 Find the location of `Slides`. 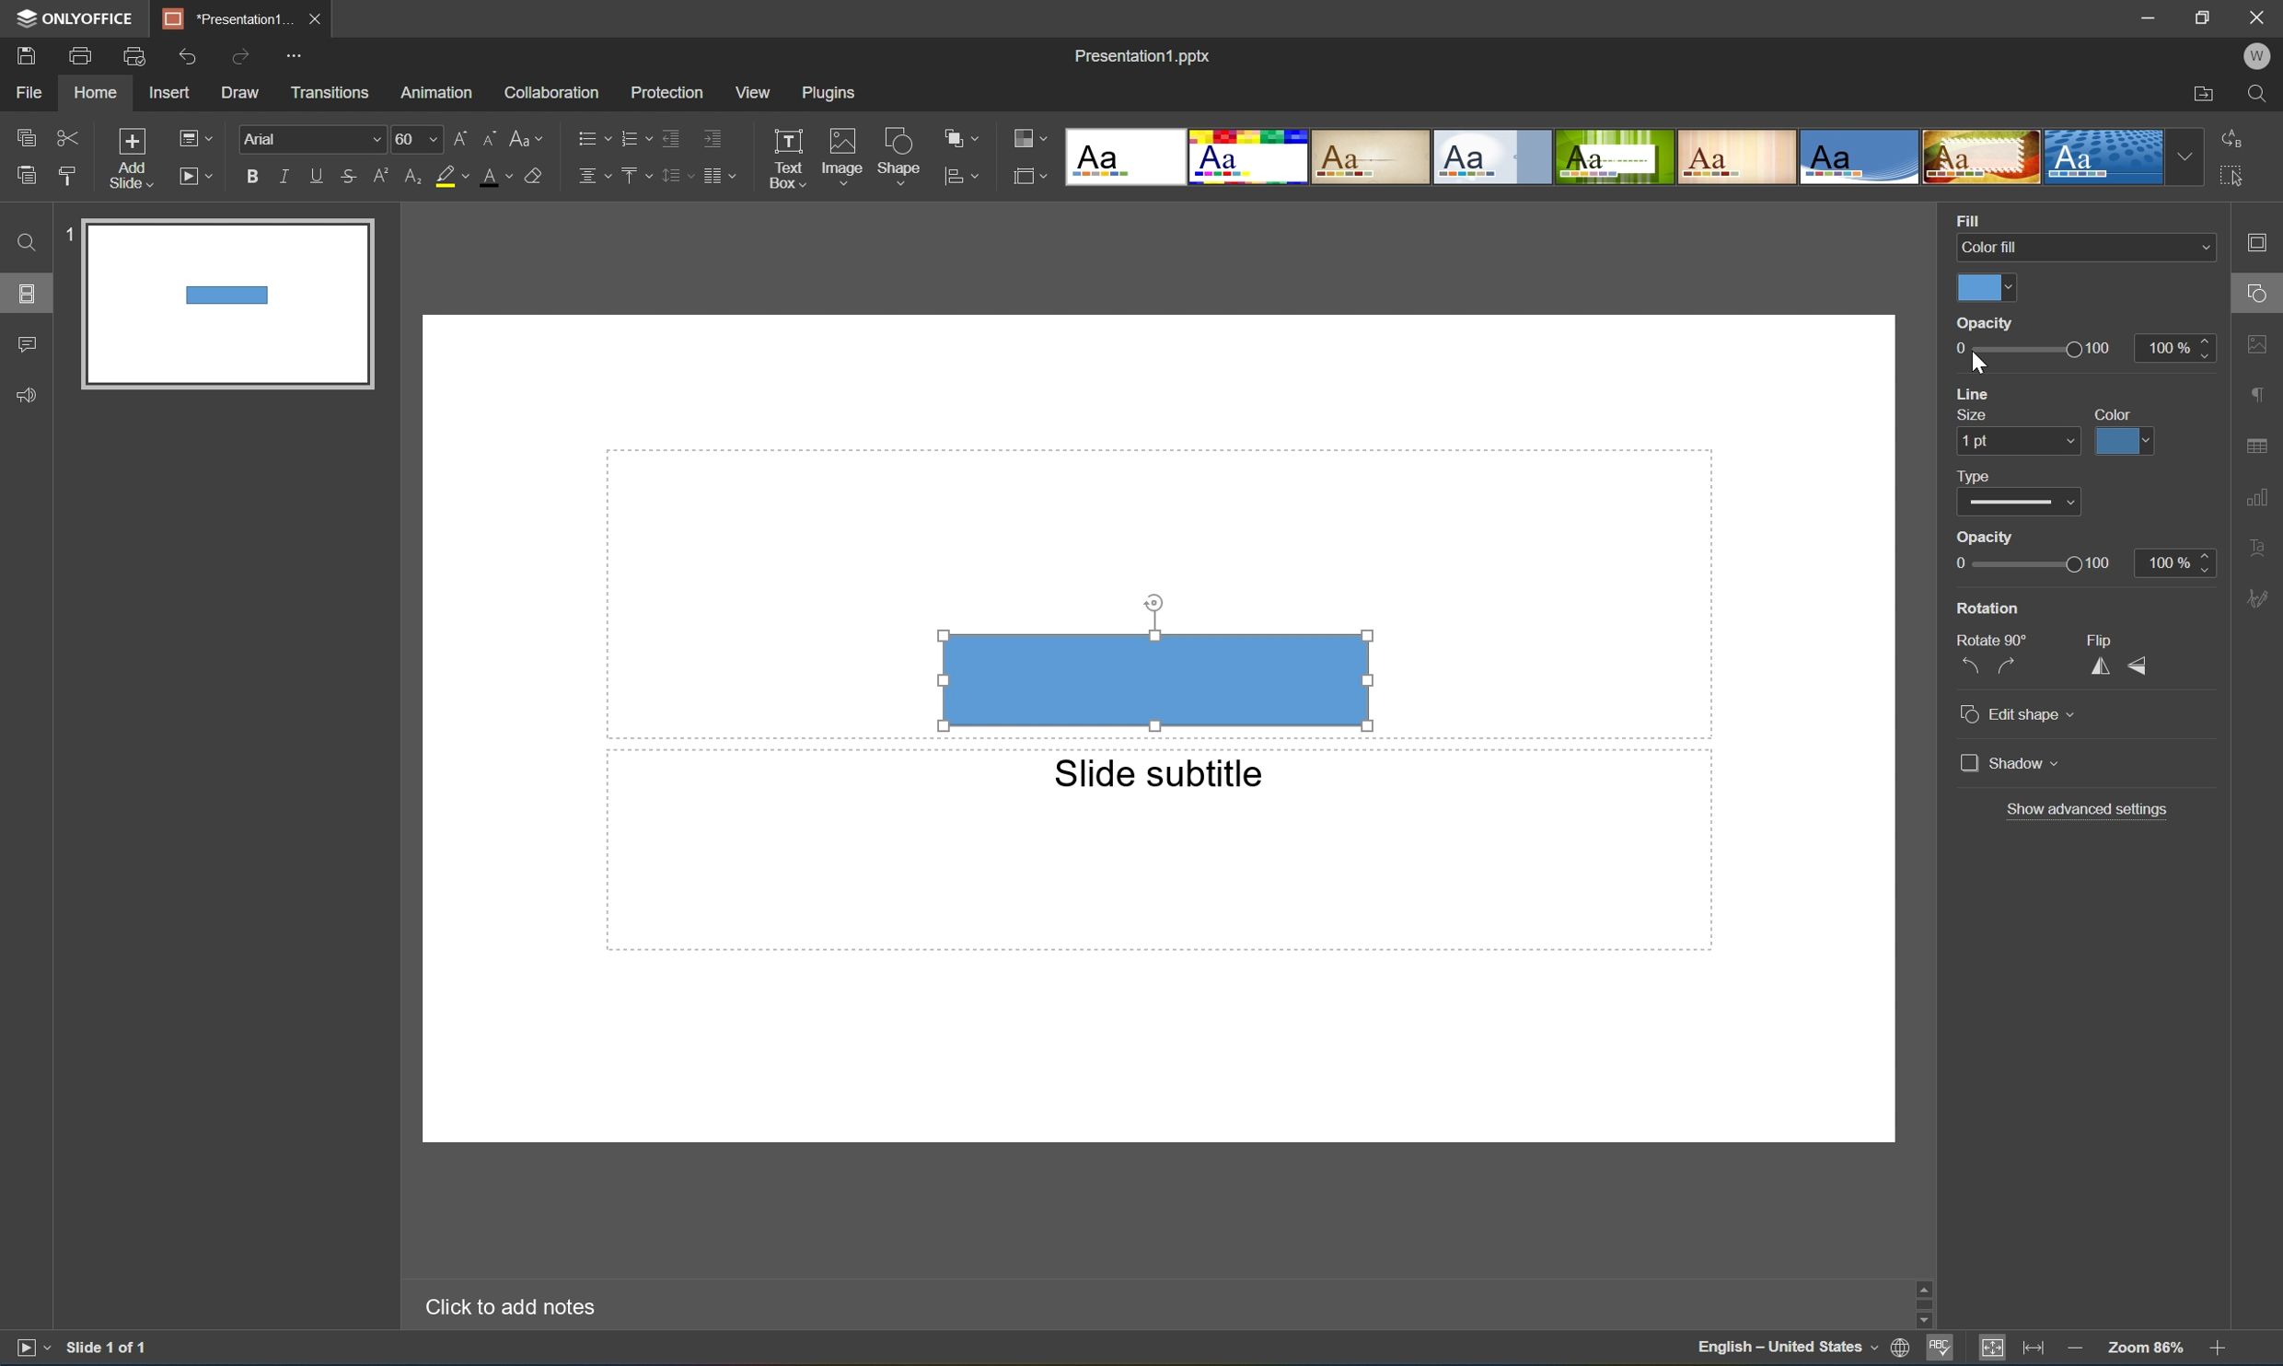

Slides is located at coordinates (26, 292).